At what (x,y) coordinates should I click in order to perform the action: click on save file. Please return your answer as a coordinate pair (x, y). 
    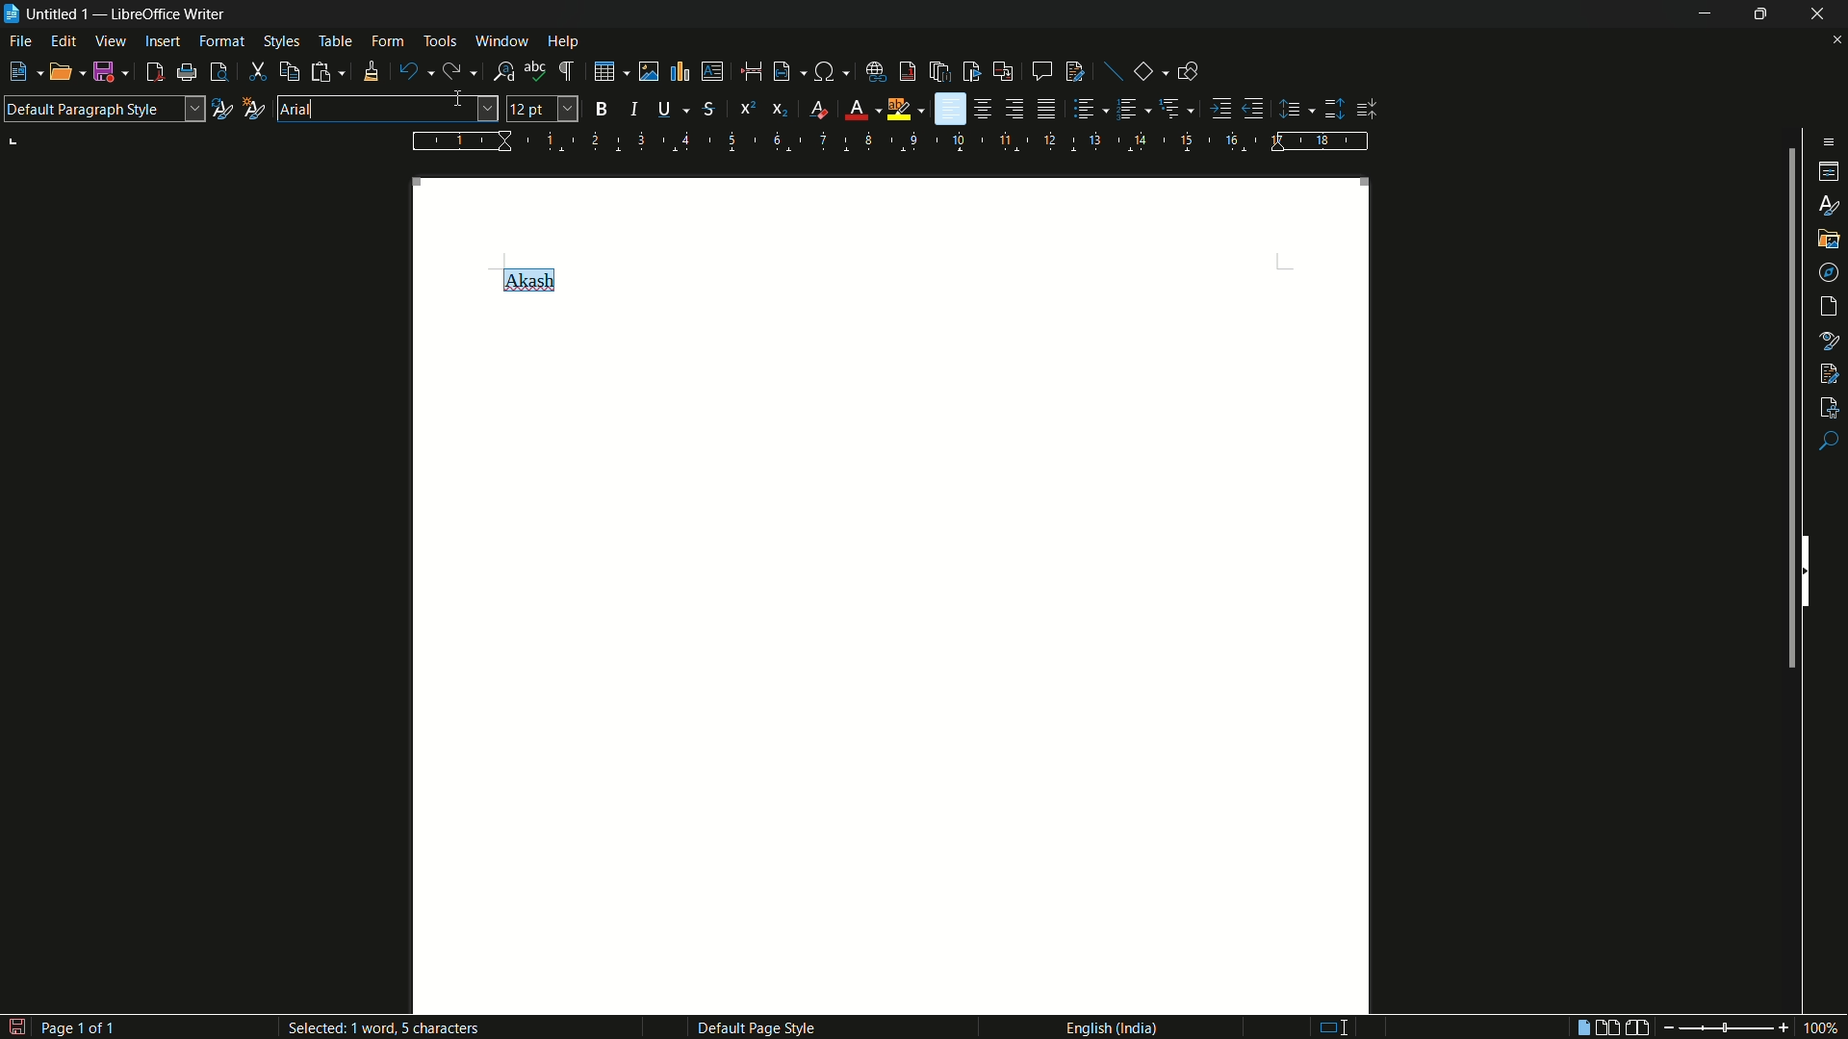
    Looking at the image, I should click on (105, 73).